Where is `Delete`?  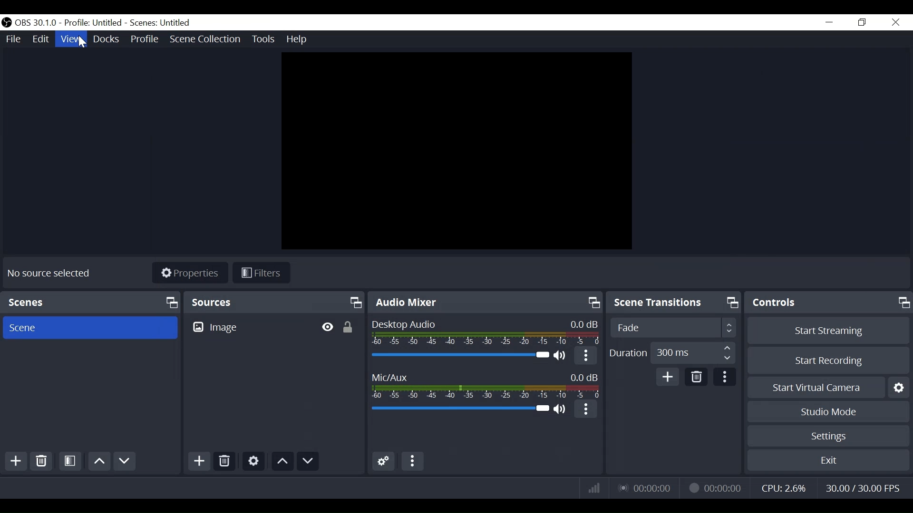
Delete is located at coordinates (224, 460).